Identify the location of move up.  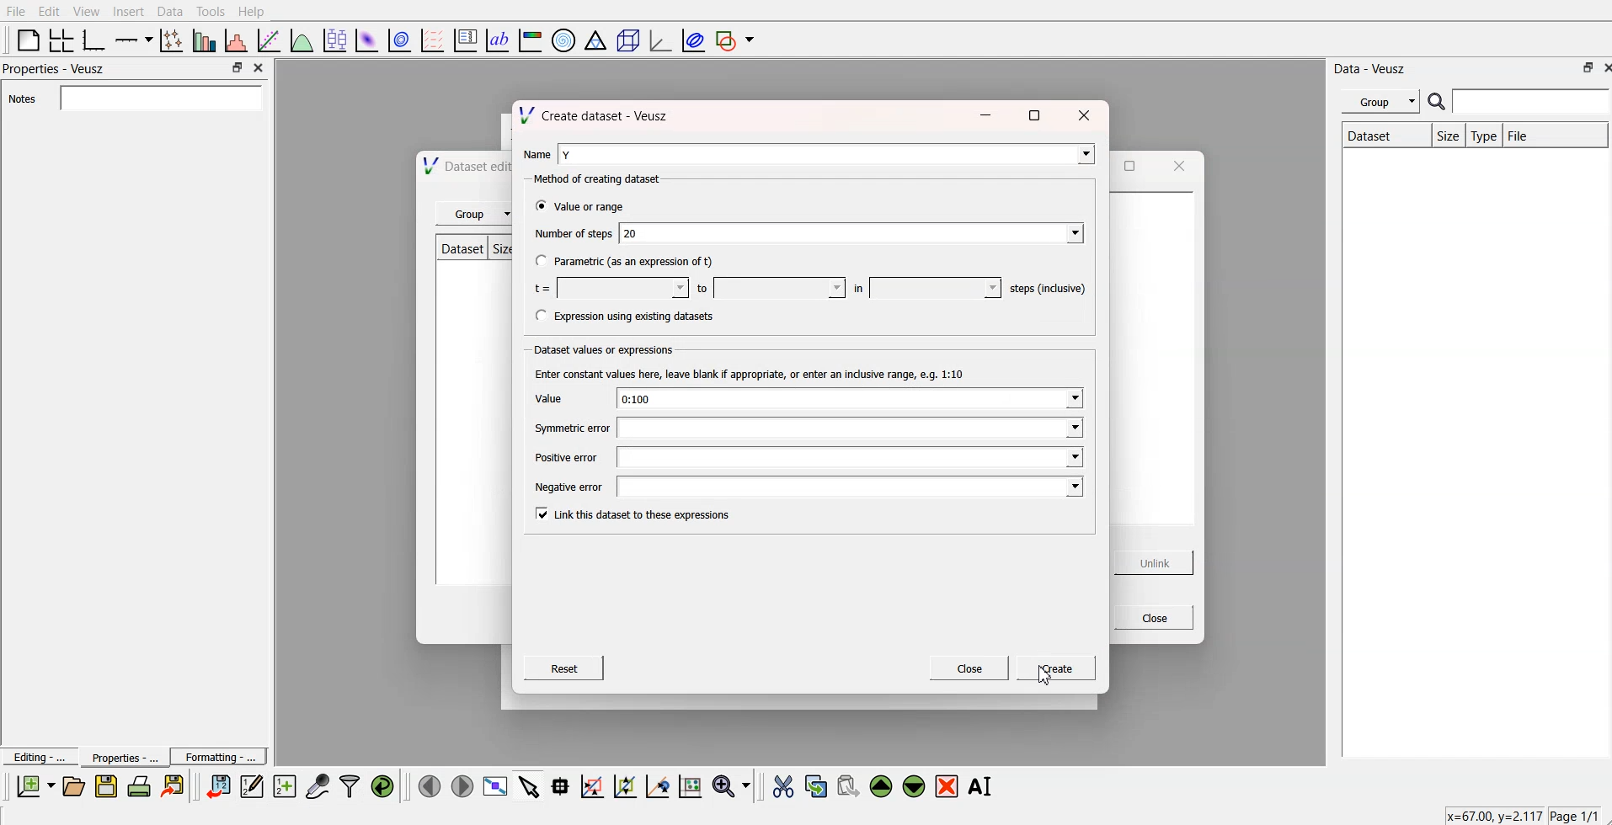
(883, 785).